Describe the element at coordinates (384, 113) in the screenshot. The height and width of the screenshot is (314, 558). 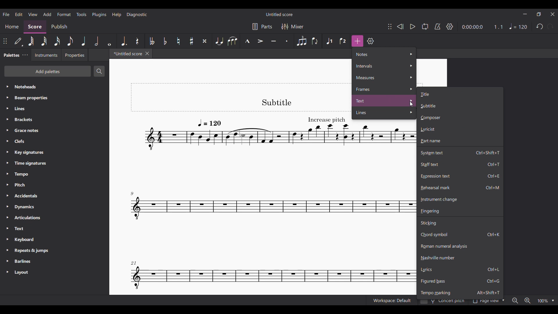
I see `Lines option` at that location.